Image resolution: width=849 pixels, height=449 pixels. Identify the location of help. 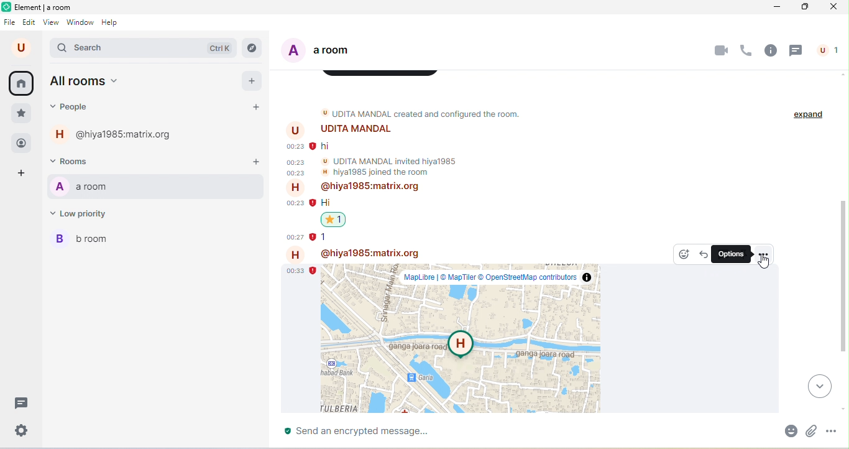
(113, 23).